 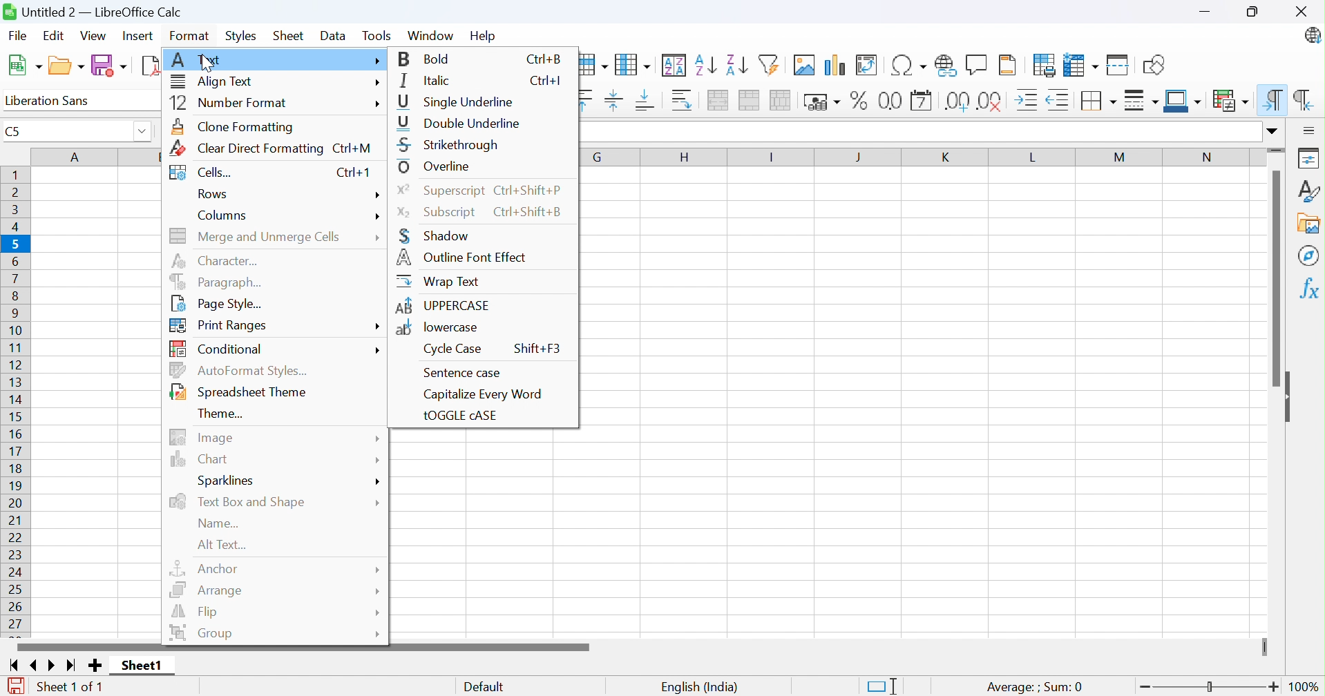 What do you see at coordinates (377, 570) in the screenshot?
I see `More` at bounding box center [377, 570].